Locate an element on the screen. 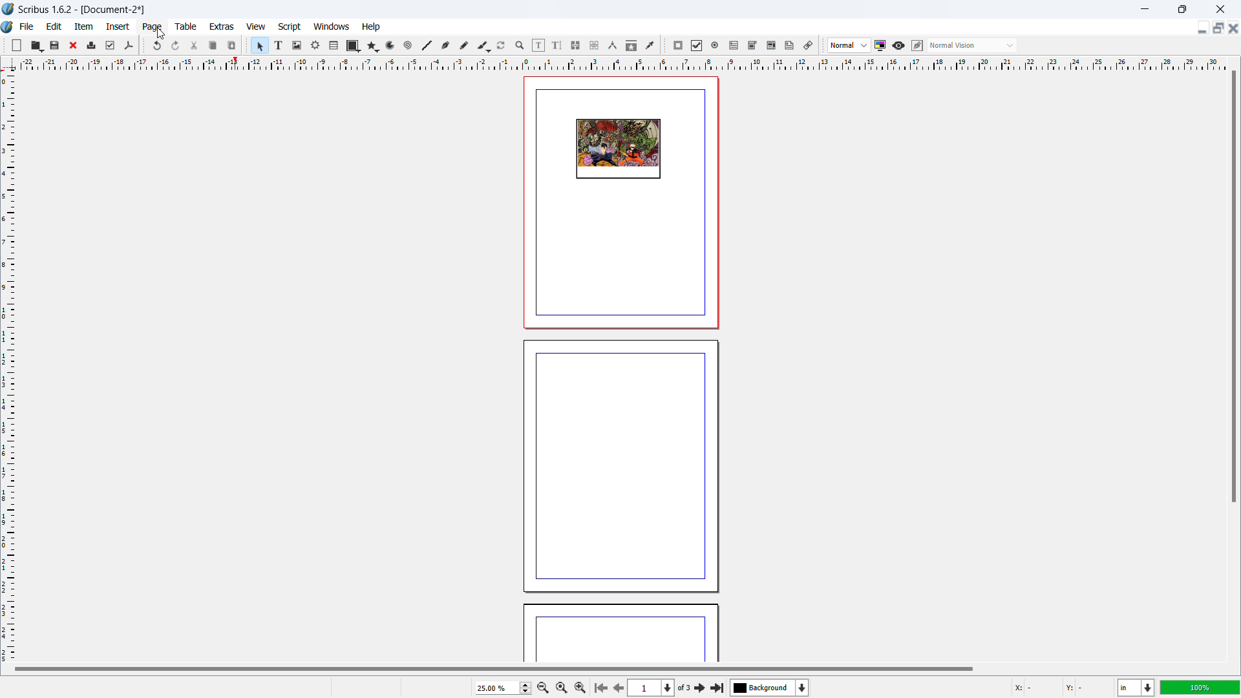  table is located at coordinates (334, 46).